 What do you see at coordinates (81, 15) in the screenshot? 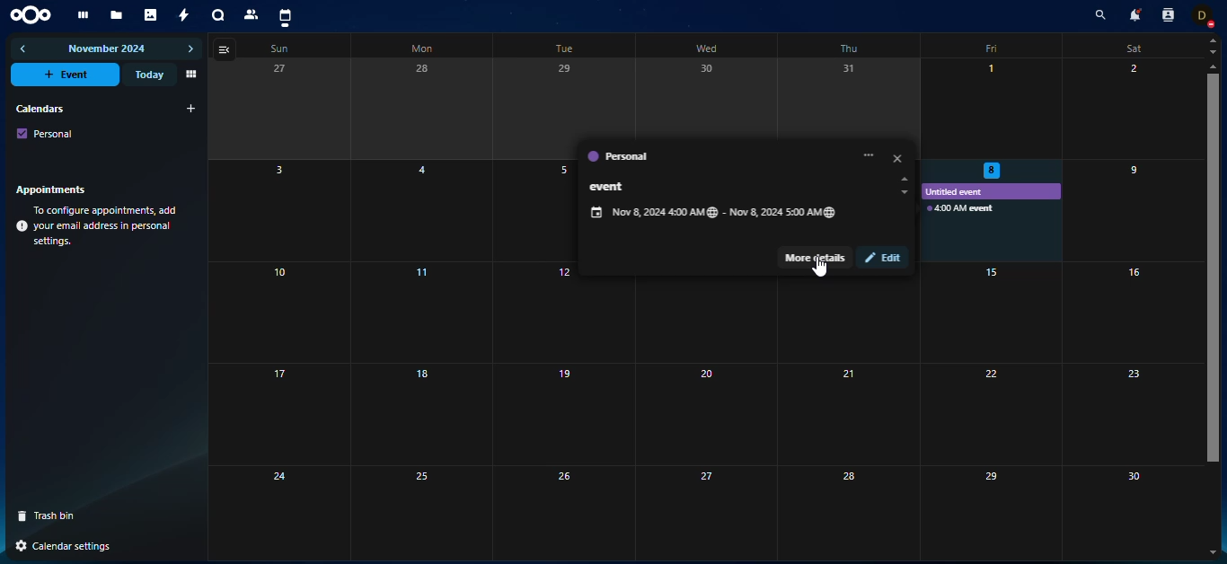
I see `dashboard` at bounding box center [81, 15].